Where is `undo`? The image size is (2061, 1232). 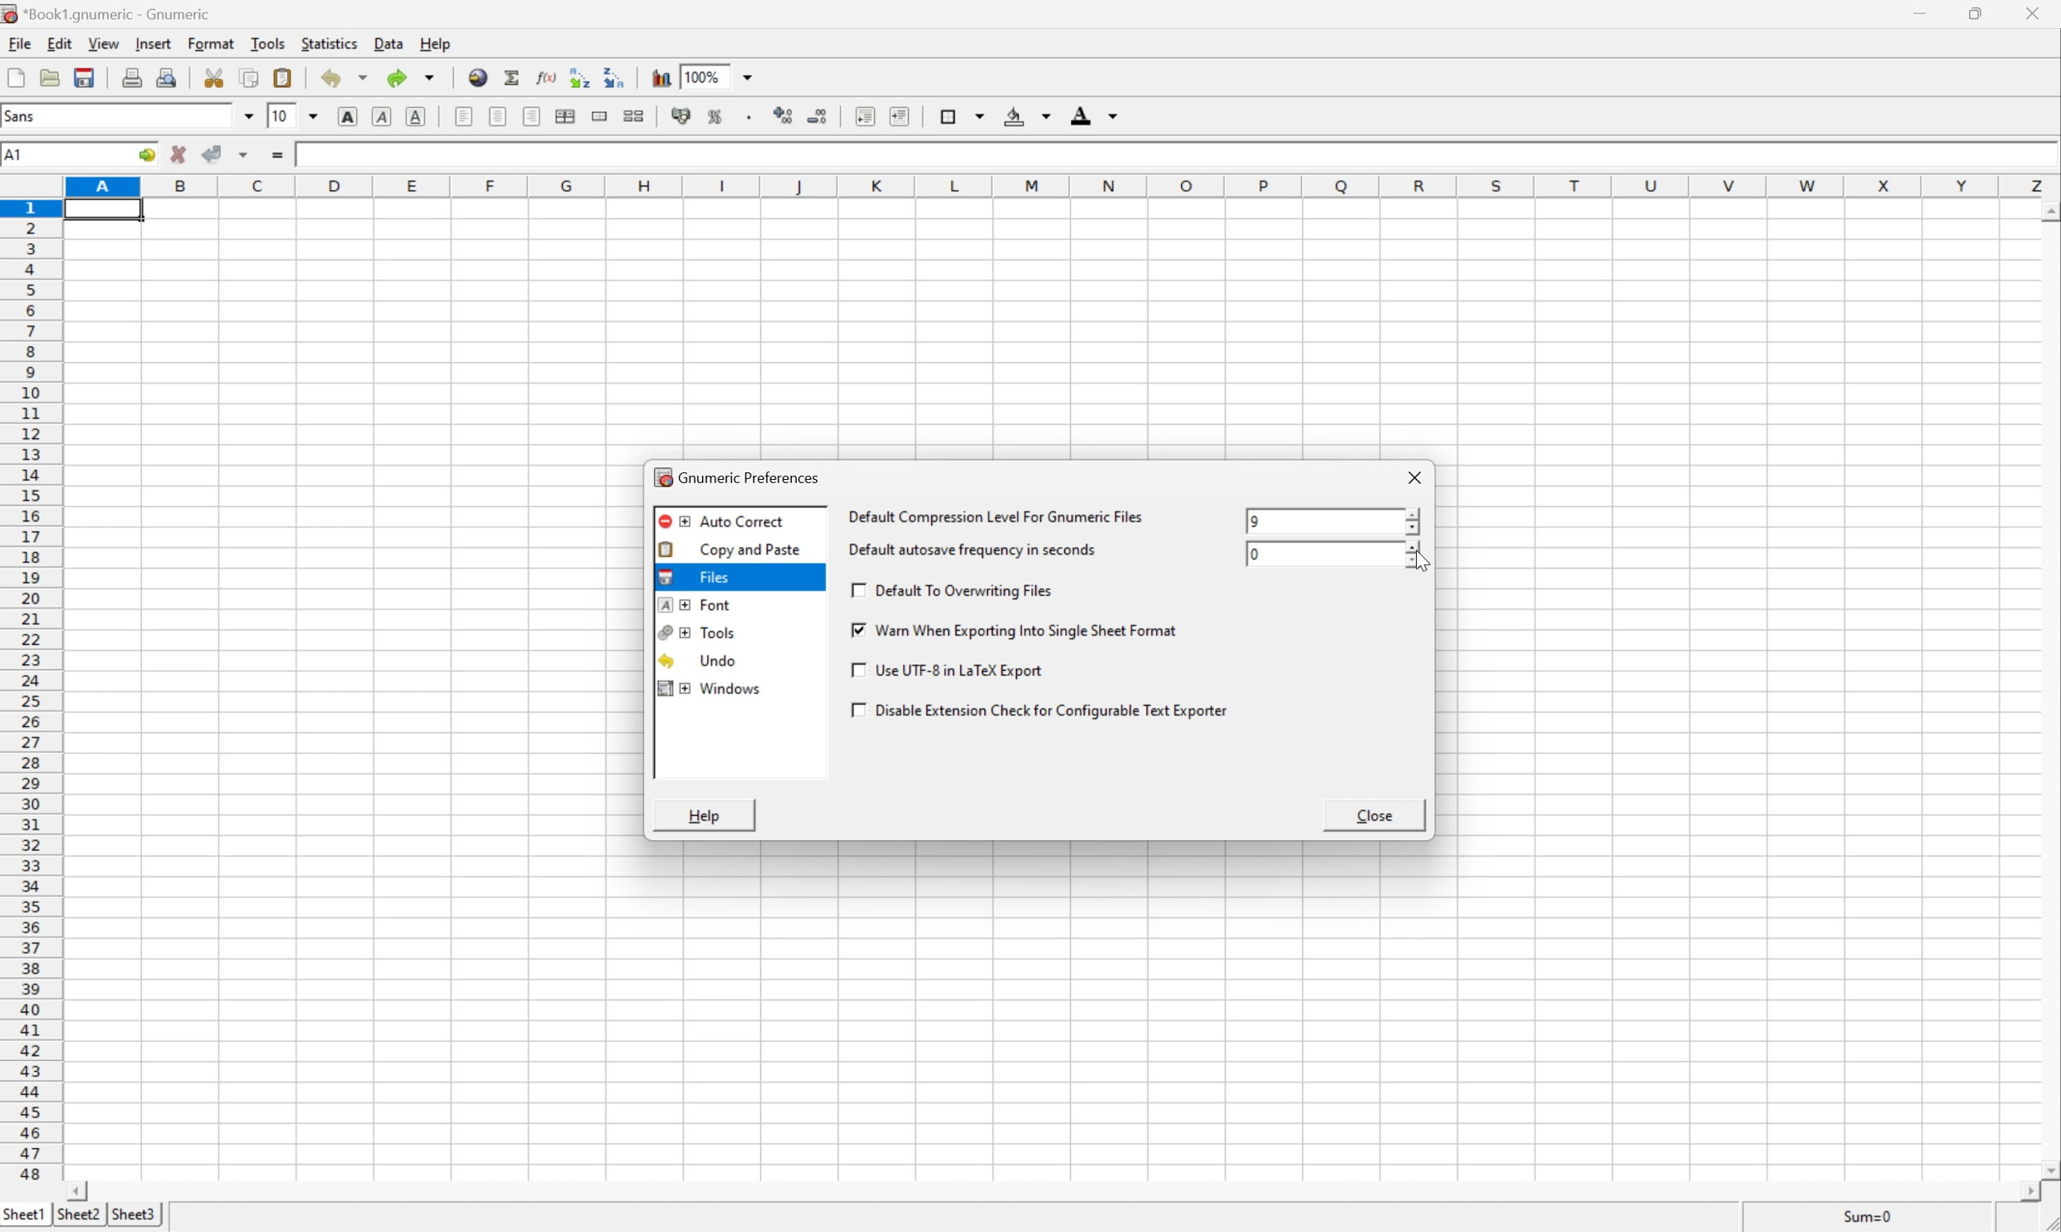
undo is located at coordinates (343, 77).